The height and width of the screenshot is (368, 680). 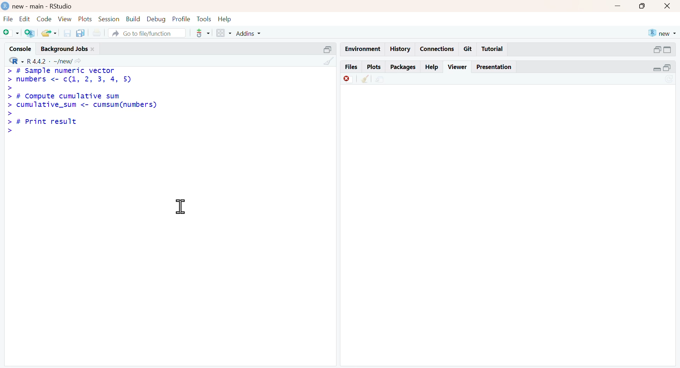 What do you see at coordinates (49, 33) in the screenshot?
I see `share folder as` at bounding box center [49, 33].